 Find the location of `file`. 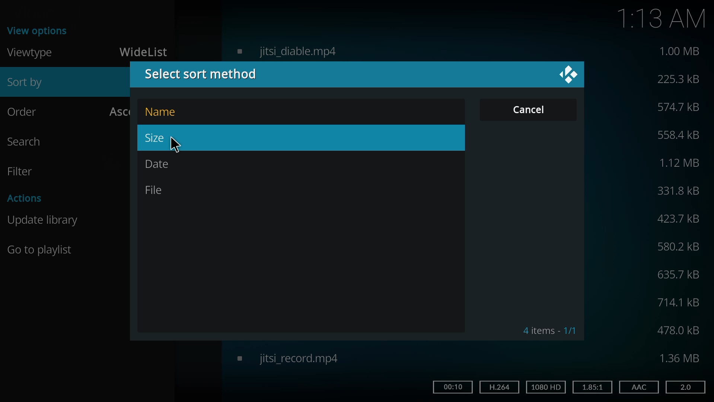

file is located at coordinates (302, 191).